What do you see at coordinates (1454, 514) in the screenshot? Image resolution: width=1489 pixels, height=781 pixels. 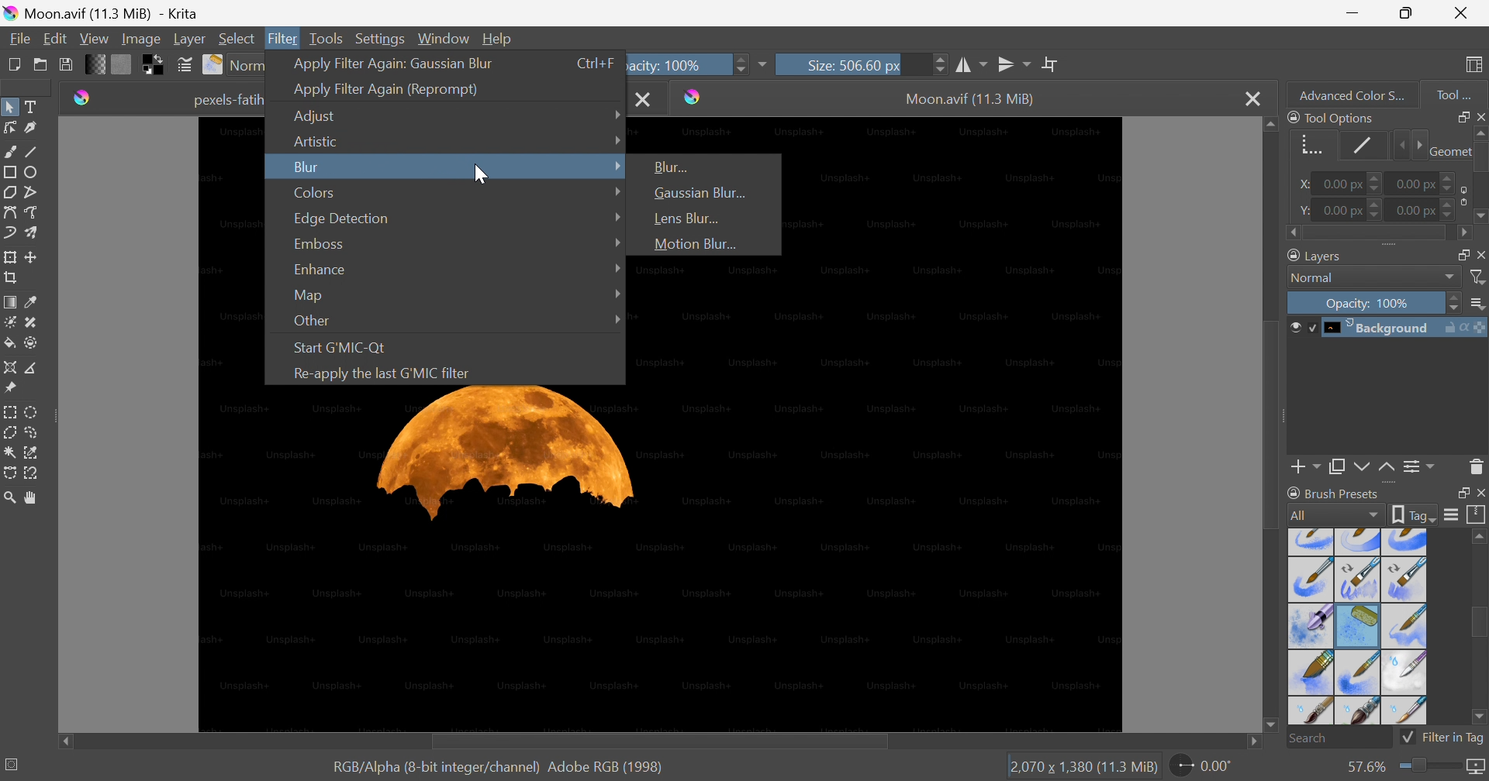 I see `Display settings` at bounding box center [1454, 514].